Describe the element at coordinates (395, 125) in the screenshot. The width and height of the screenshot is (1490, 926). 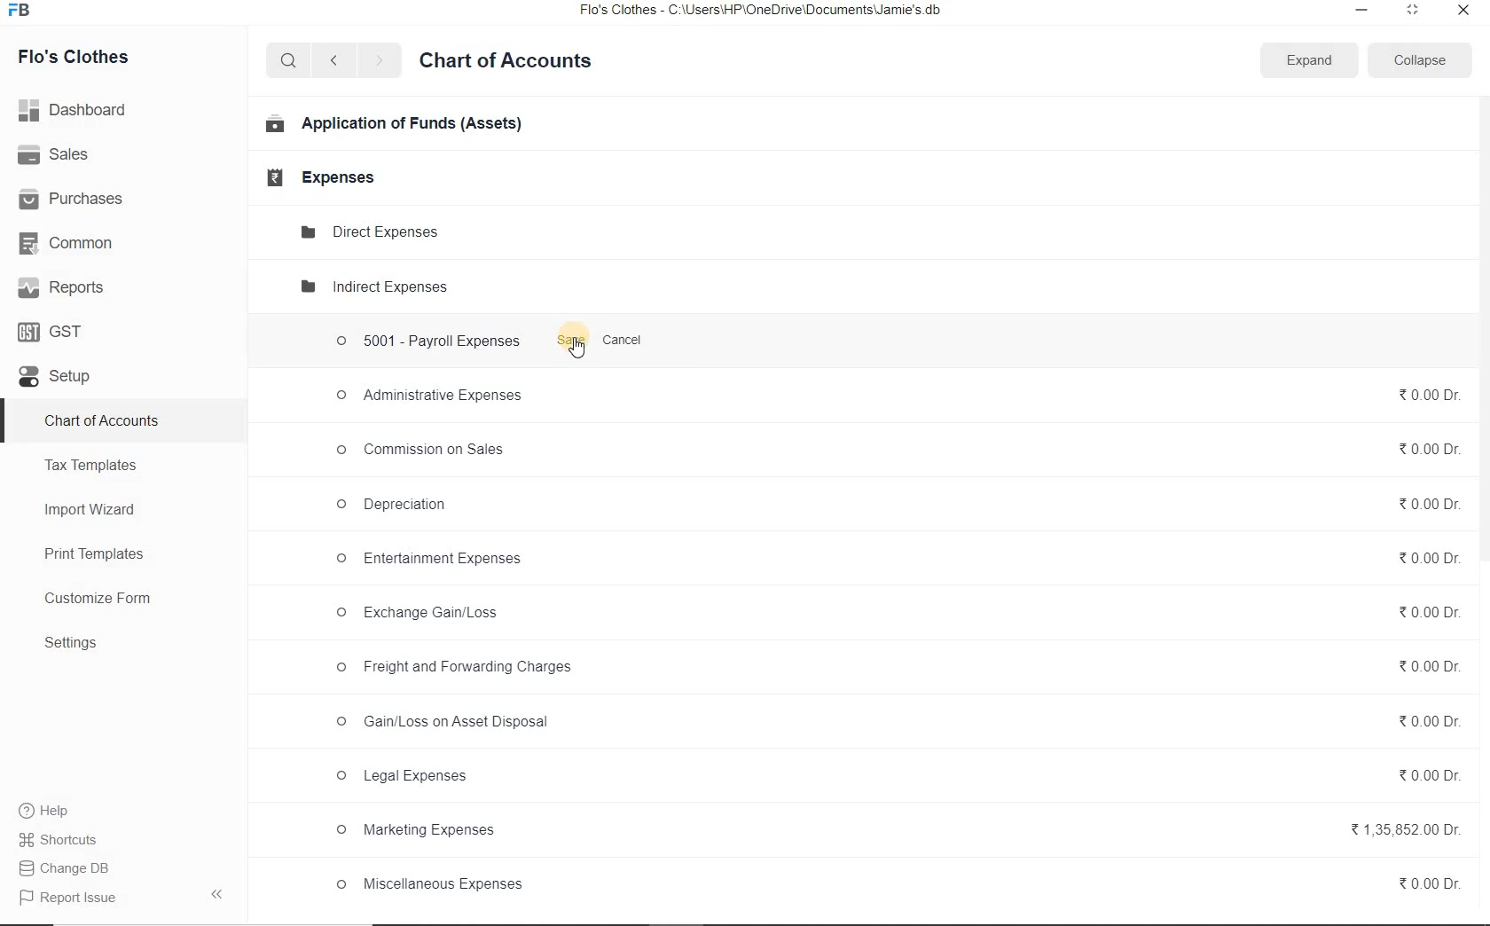
I see `Application of Funds (Assets)` at that location.